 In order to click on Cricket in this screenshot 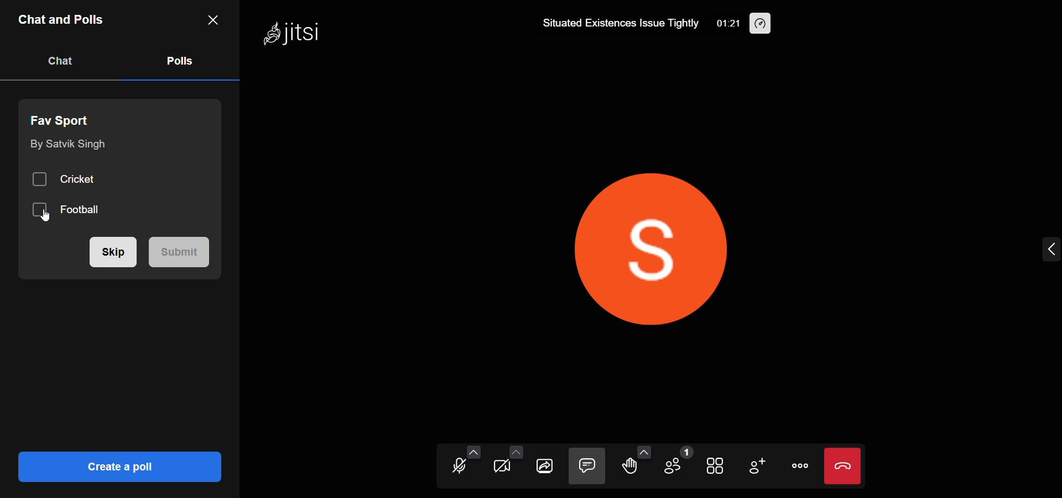, I will do `click(64, 179)`.